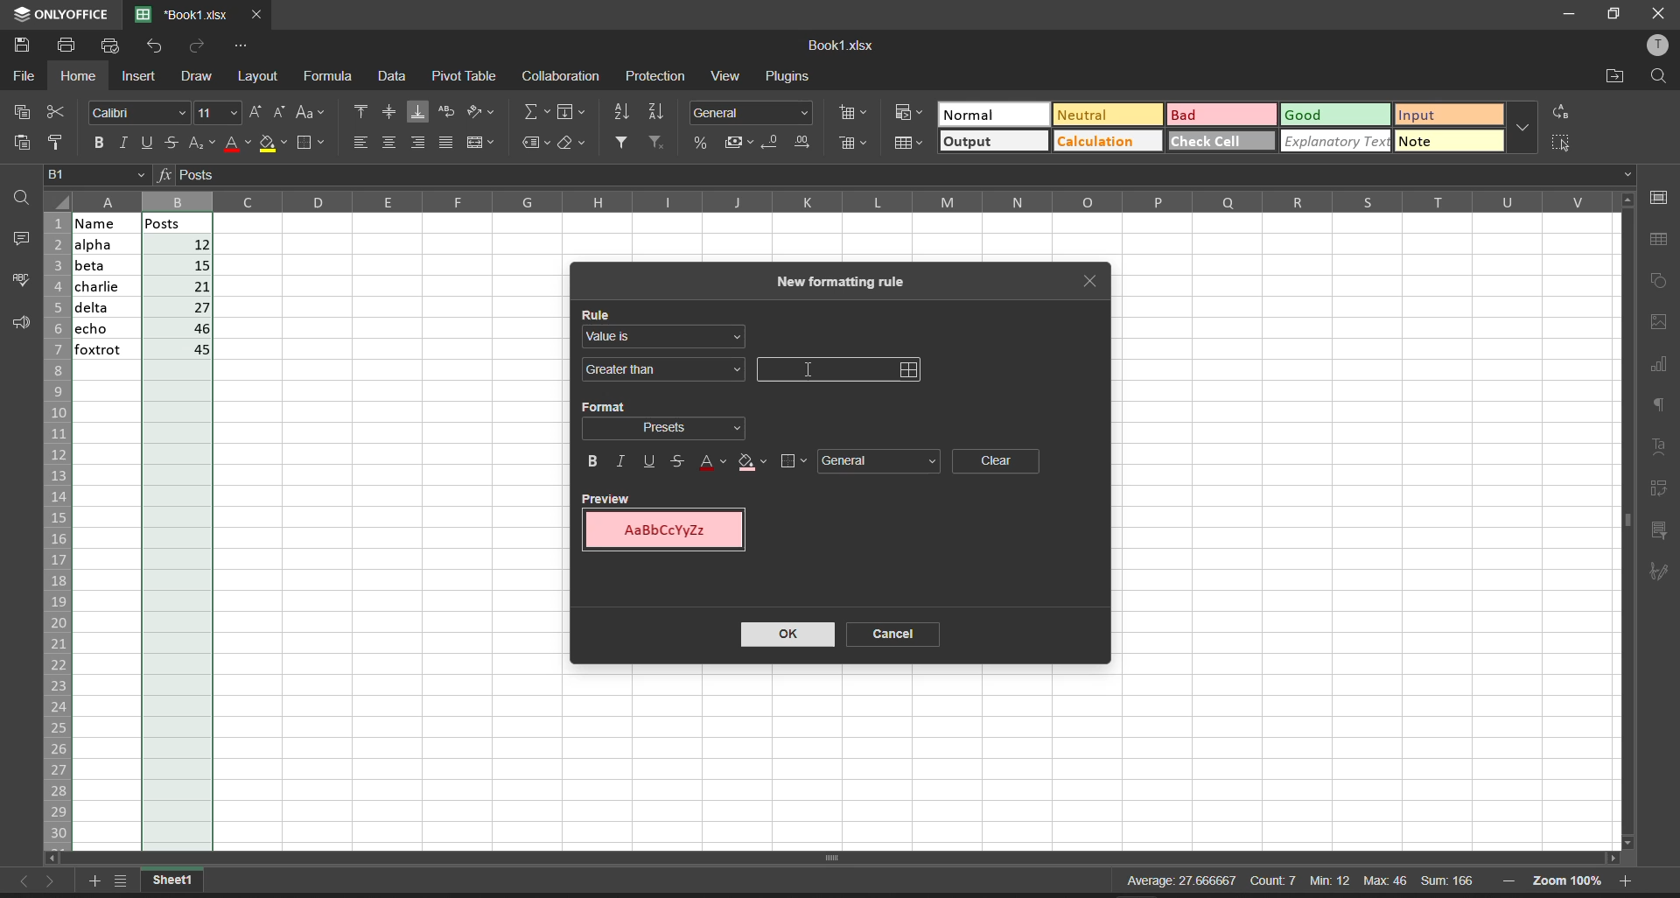 The height and width of the screenshot is (898, 1680). I want to click on find, so click(24, 198).